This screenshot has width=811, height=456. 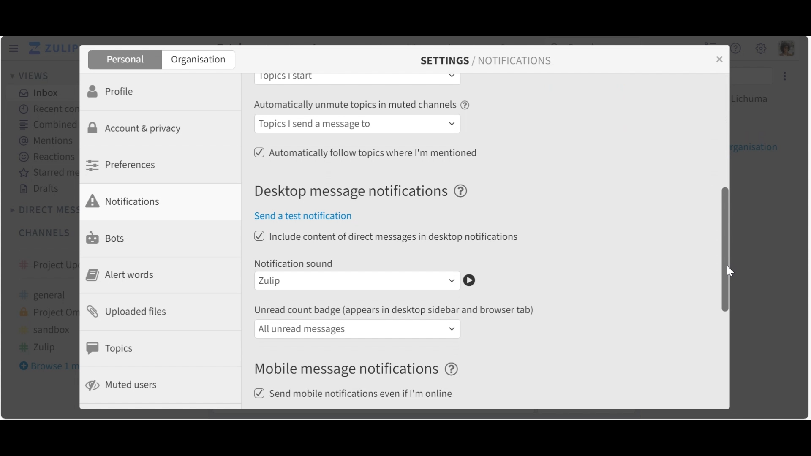 I want to click on Preferences, so click(x=123, y=165).